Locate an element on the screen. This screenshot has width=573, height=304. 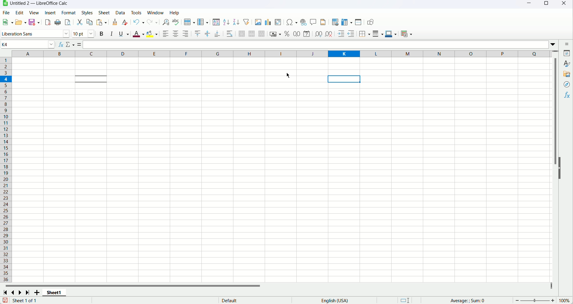
Add decimal is located at coordinates (319, 33).